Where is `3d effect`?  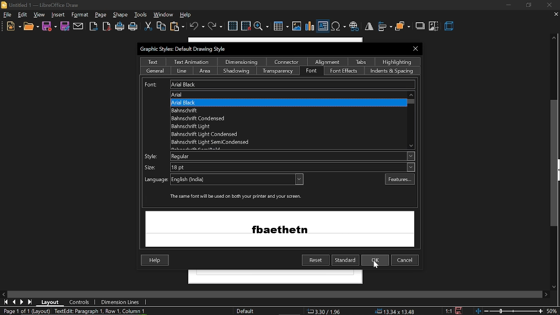 3d effect is located at coordinates (450, 27).